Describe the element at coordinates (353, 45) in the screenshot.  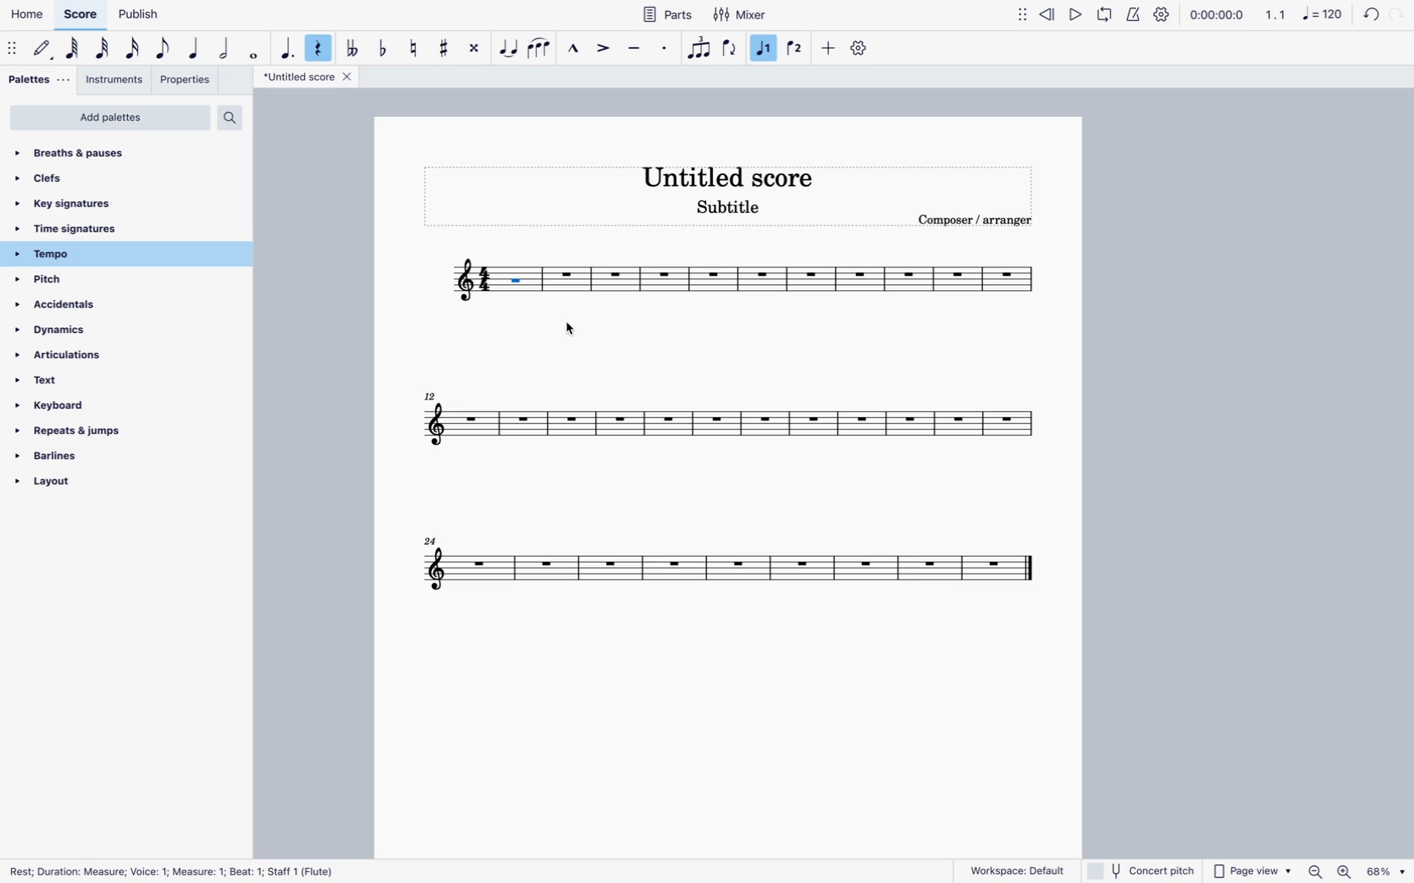
I see `double toggle flat` at that location.